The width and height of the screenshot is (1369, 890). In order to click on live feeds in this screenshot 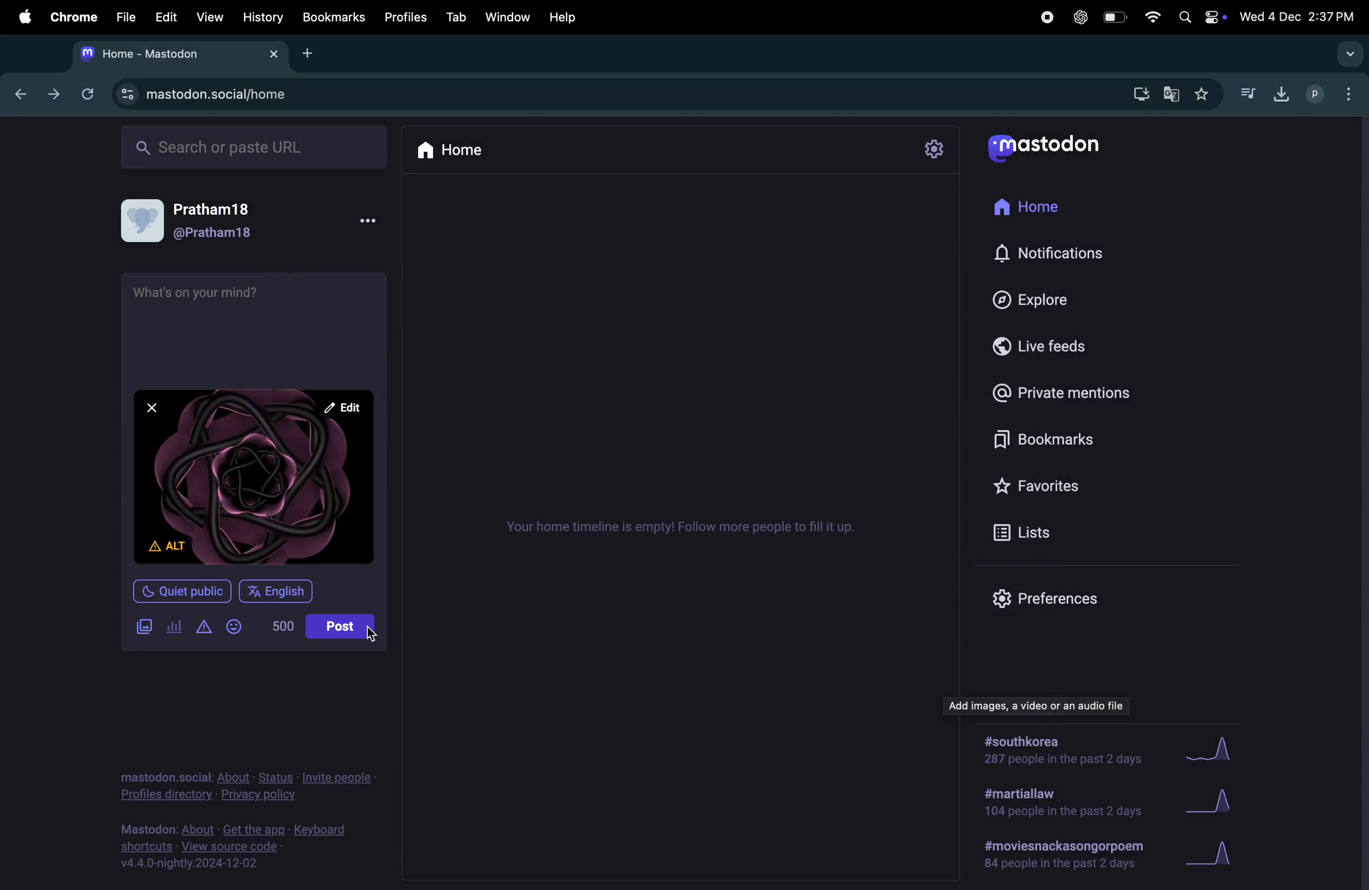, I will do `click(1049, 344)`.